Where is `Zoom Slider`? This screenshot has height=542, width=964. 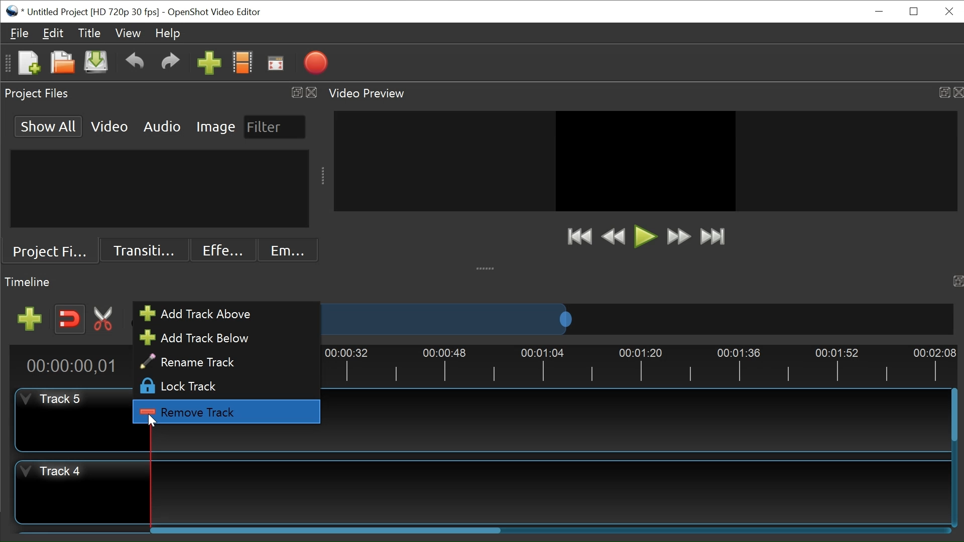
Zoom Slider is located at coordinates (634, 319).